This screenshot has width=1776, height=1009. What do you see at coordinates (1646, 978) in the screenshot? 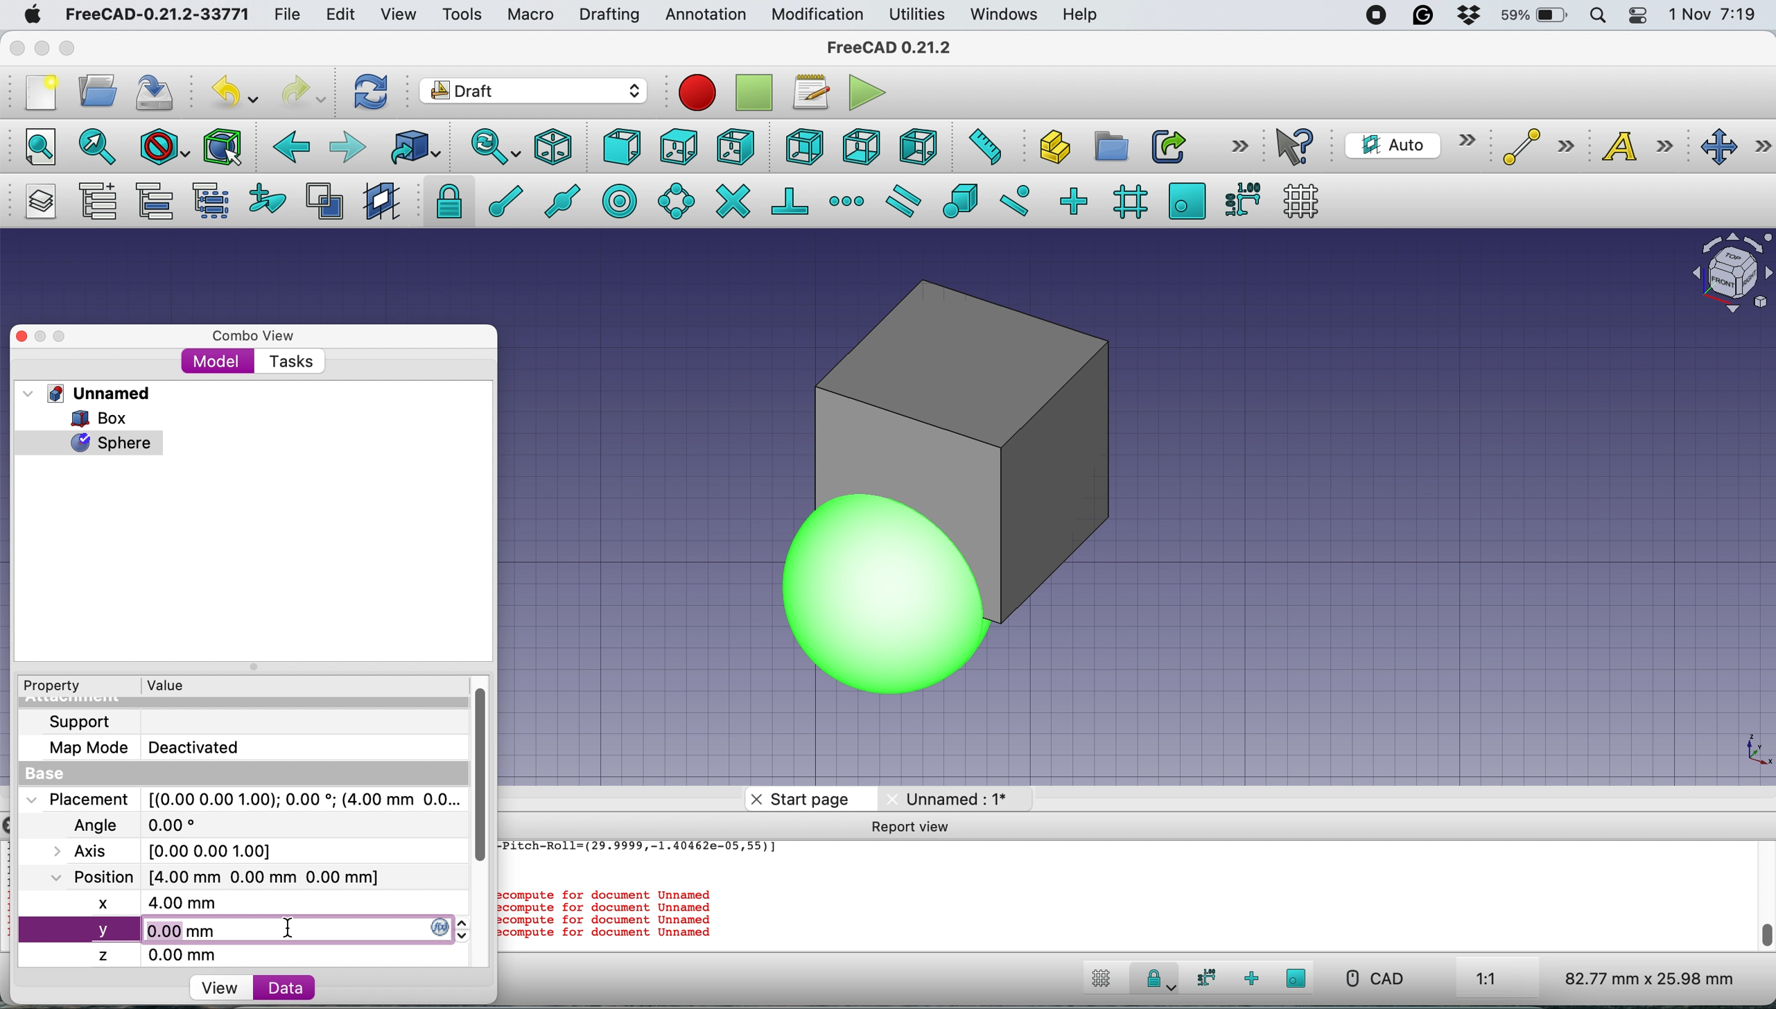
I see `dimensions` at bounding box center [1646, 978].